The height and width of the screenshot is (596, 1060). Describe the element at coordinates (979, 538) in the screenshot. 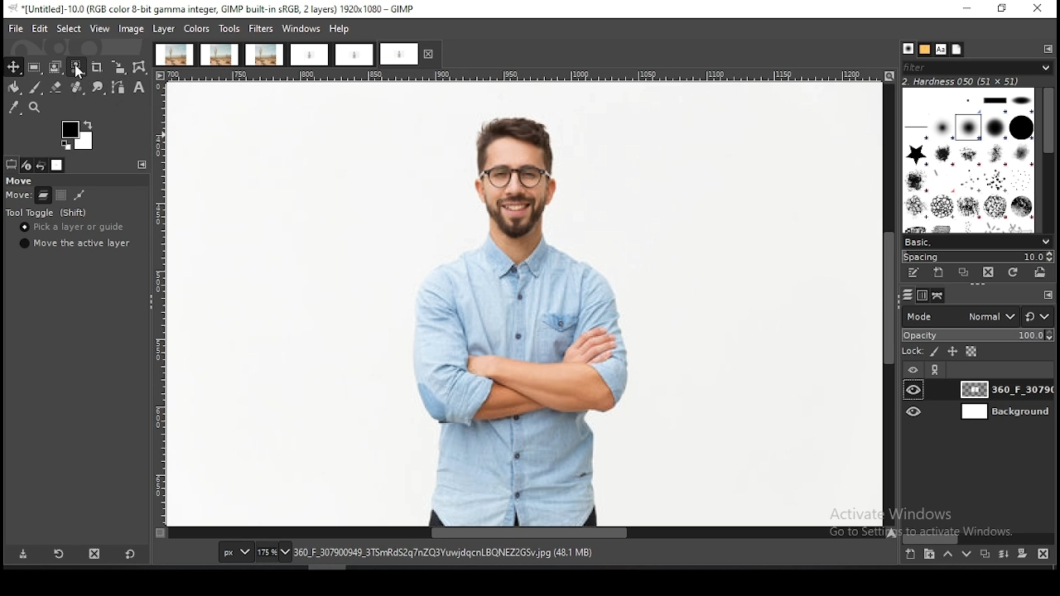

I see `scroll bar` at that location.